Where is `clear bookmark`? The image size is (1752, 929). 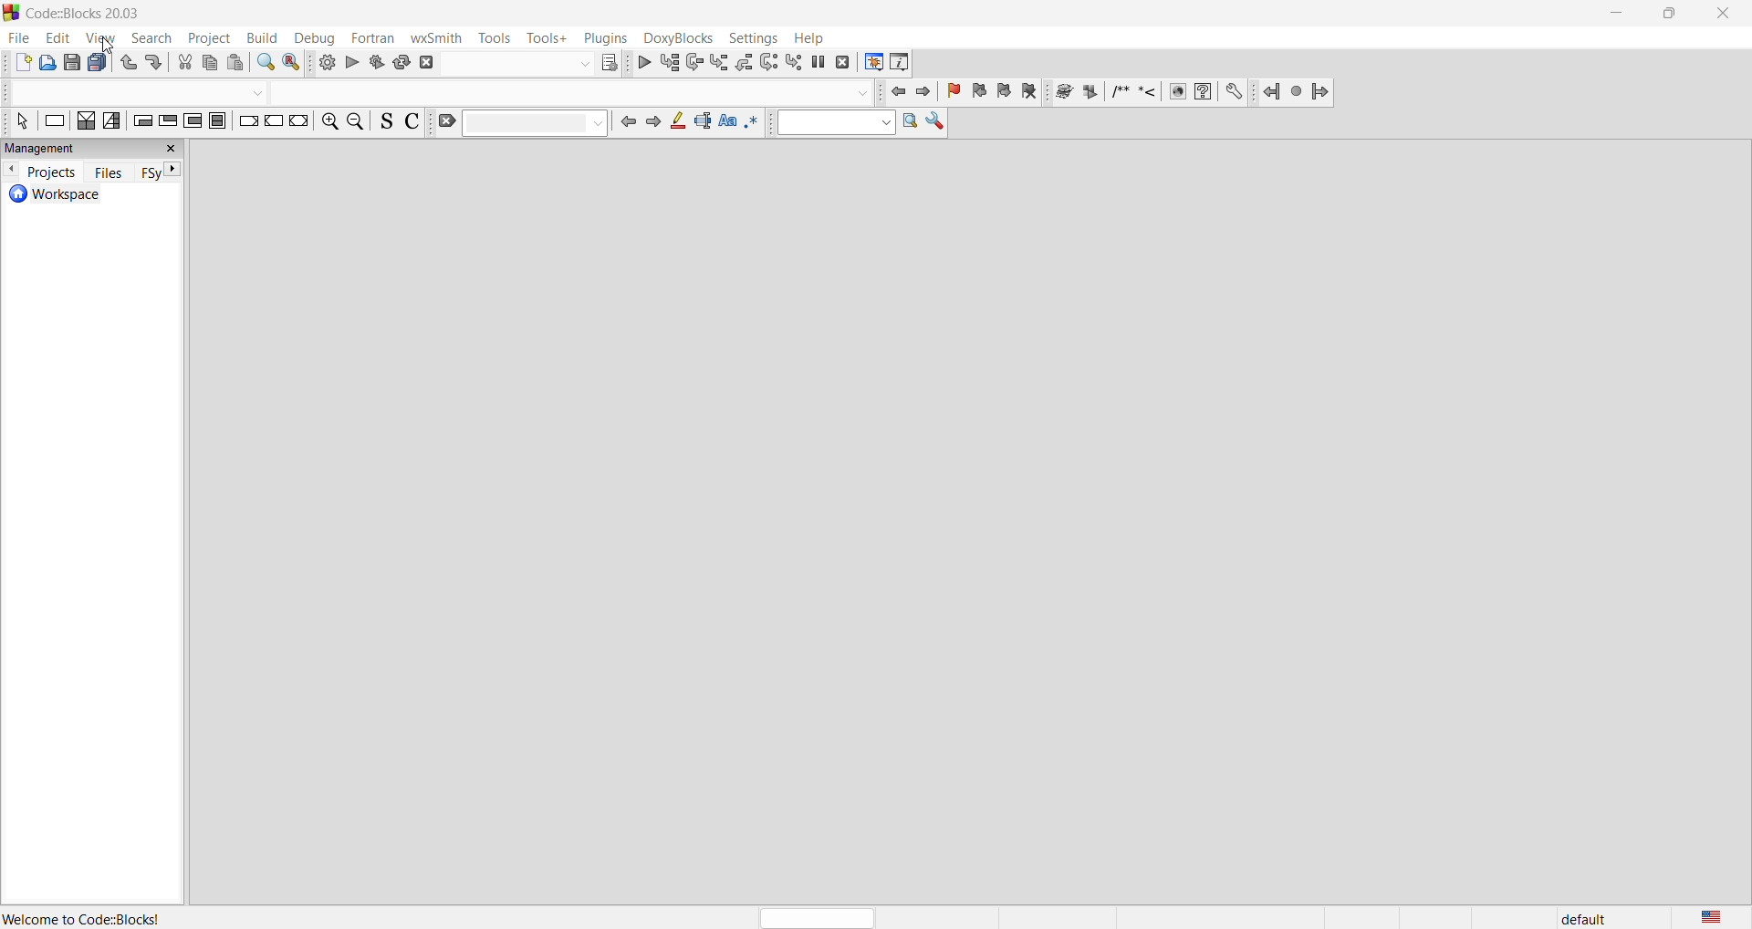
clear bookmark is located at coordinates (1032, 93).